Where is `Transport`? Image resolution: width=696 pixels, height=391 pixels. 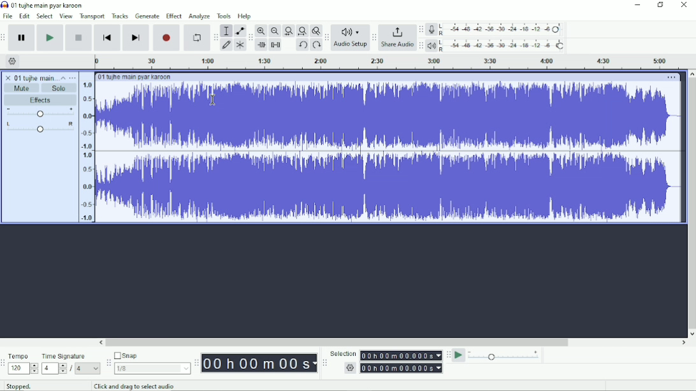 Transport is located at coordinates (92, 17).